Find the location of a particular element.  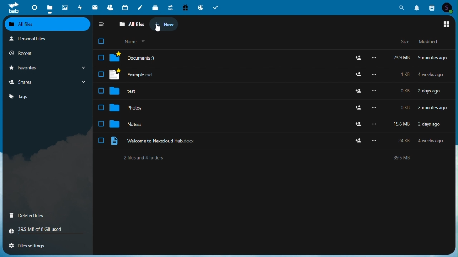

account icon is located at coordinates (449, 7).